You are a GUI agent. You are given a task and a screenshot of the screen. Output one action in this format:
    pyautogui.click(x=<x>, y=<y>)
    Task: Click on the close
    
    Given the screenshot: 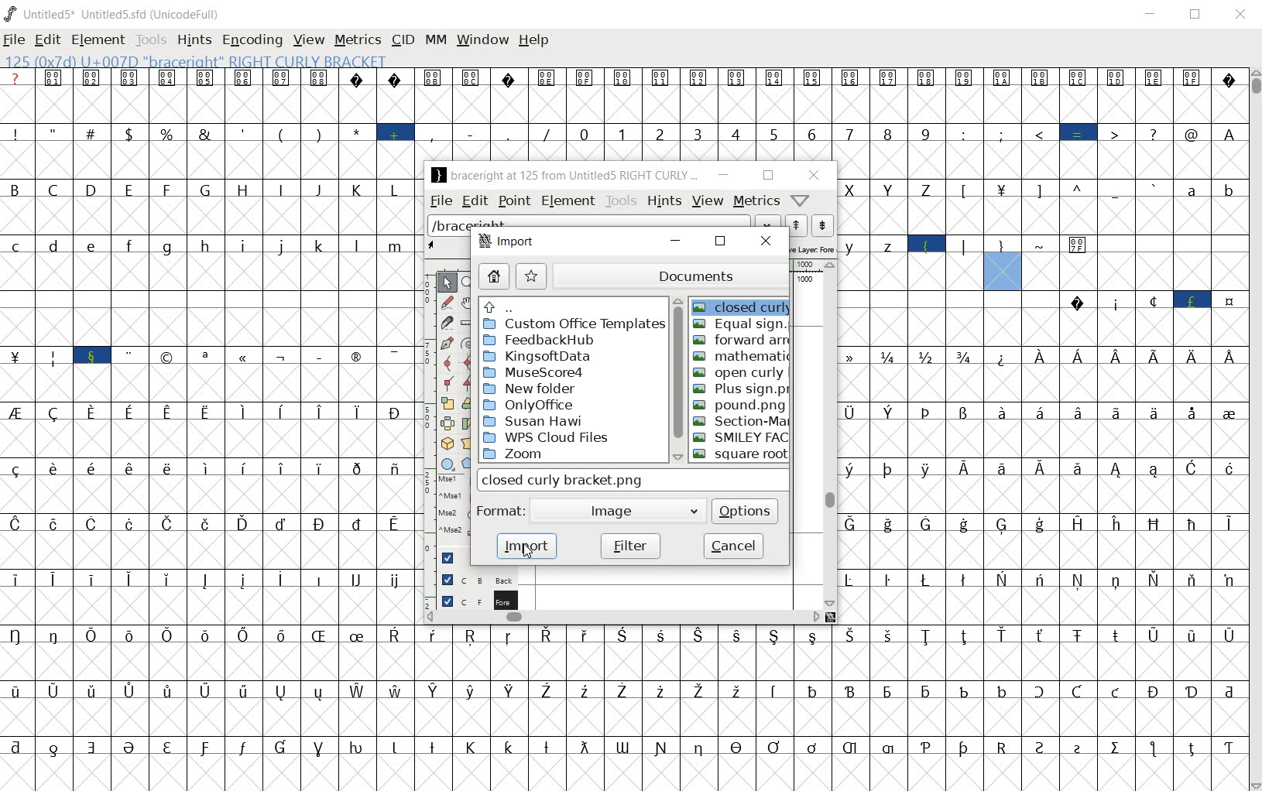 What is the action you would take?
    pyautogui.click(x=814, y=175)
    